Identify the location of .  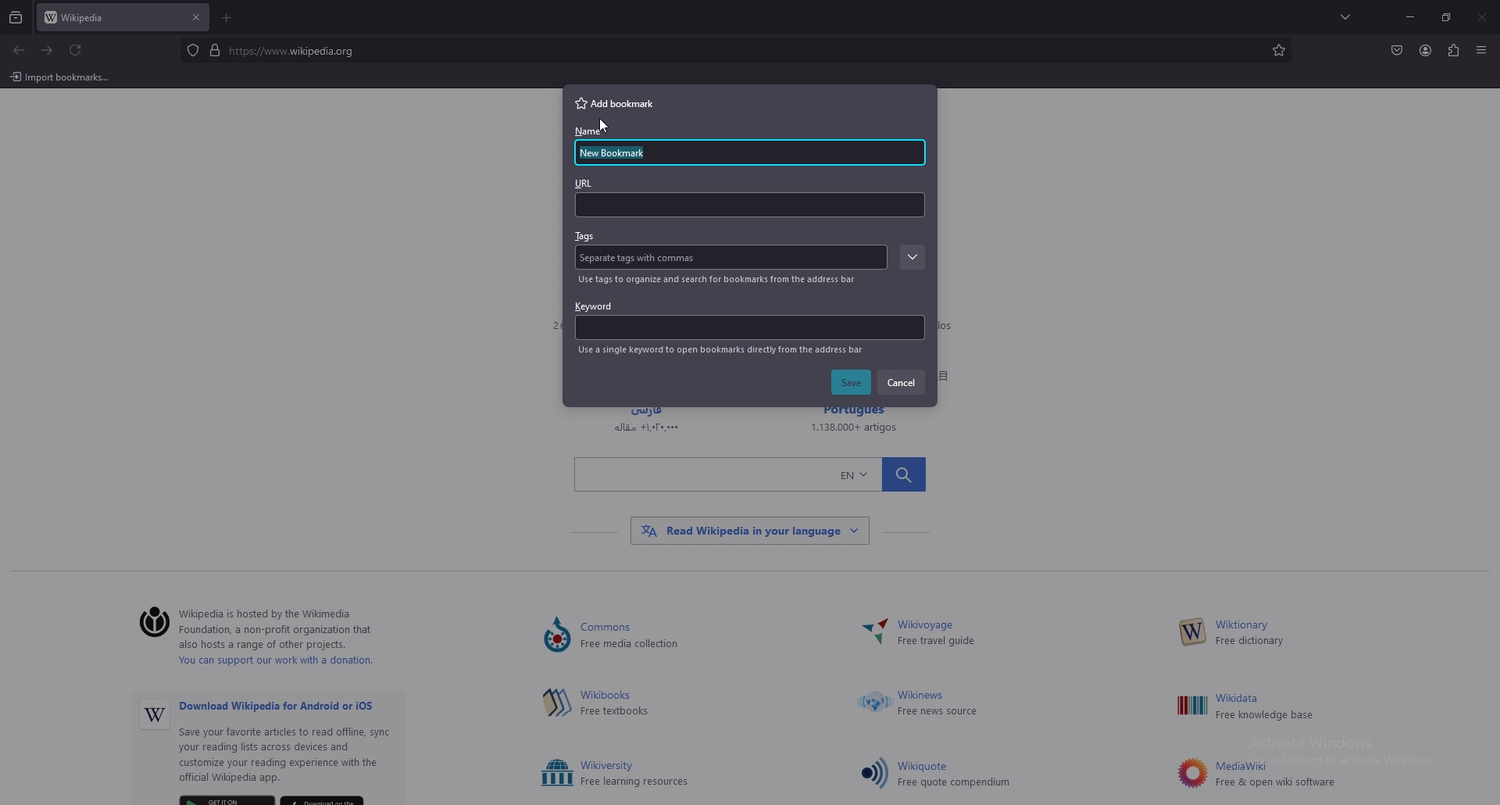
(875, 704).